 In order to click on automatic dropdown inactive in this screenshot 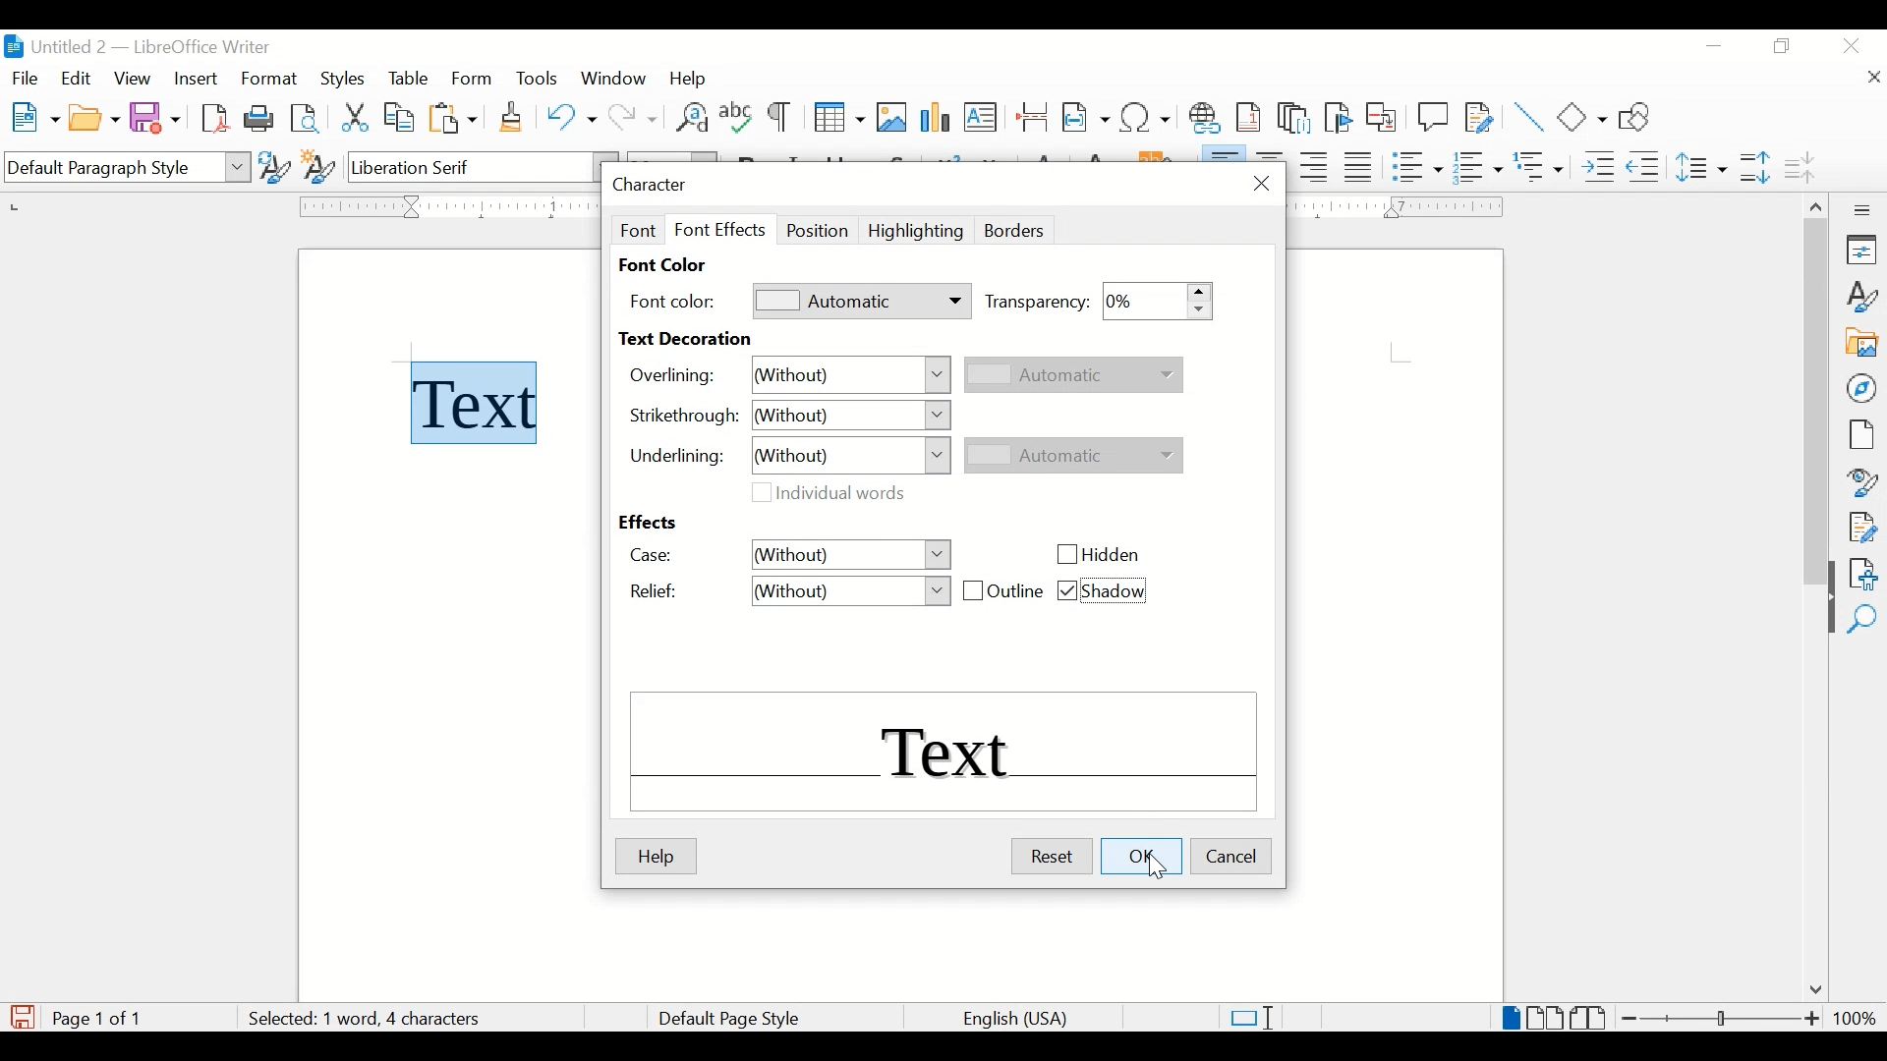, I will do `click(1073, 374)`.